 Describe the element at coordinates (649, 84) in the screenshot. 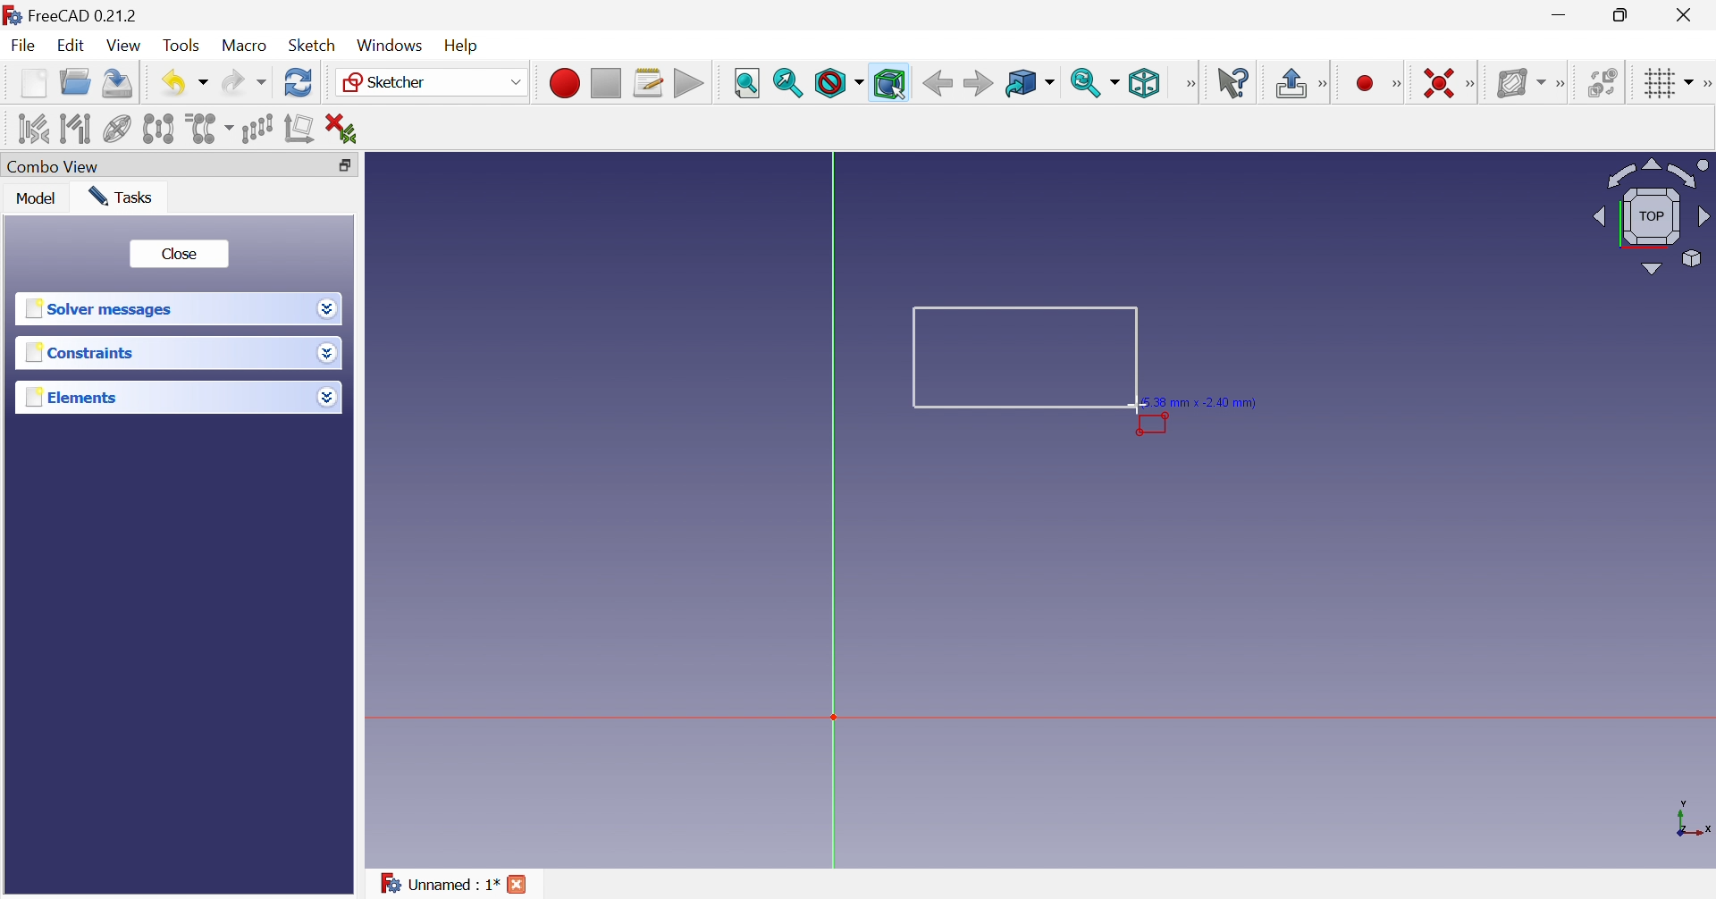

I see `Macros...` at that location.